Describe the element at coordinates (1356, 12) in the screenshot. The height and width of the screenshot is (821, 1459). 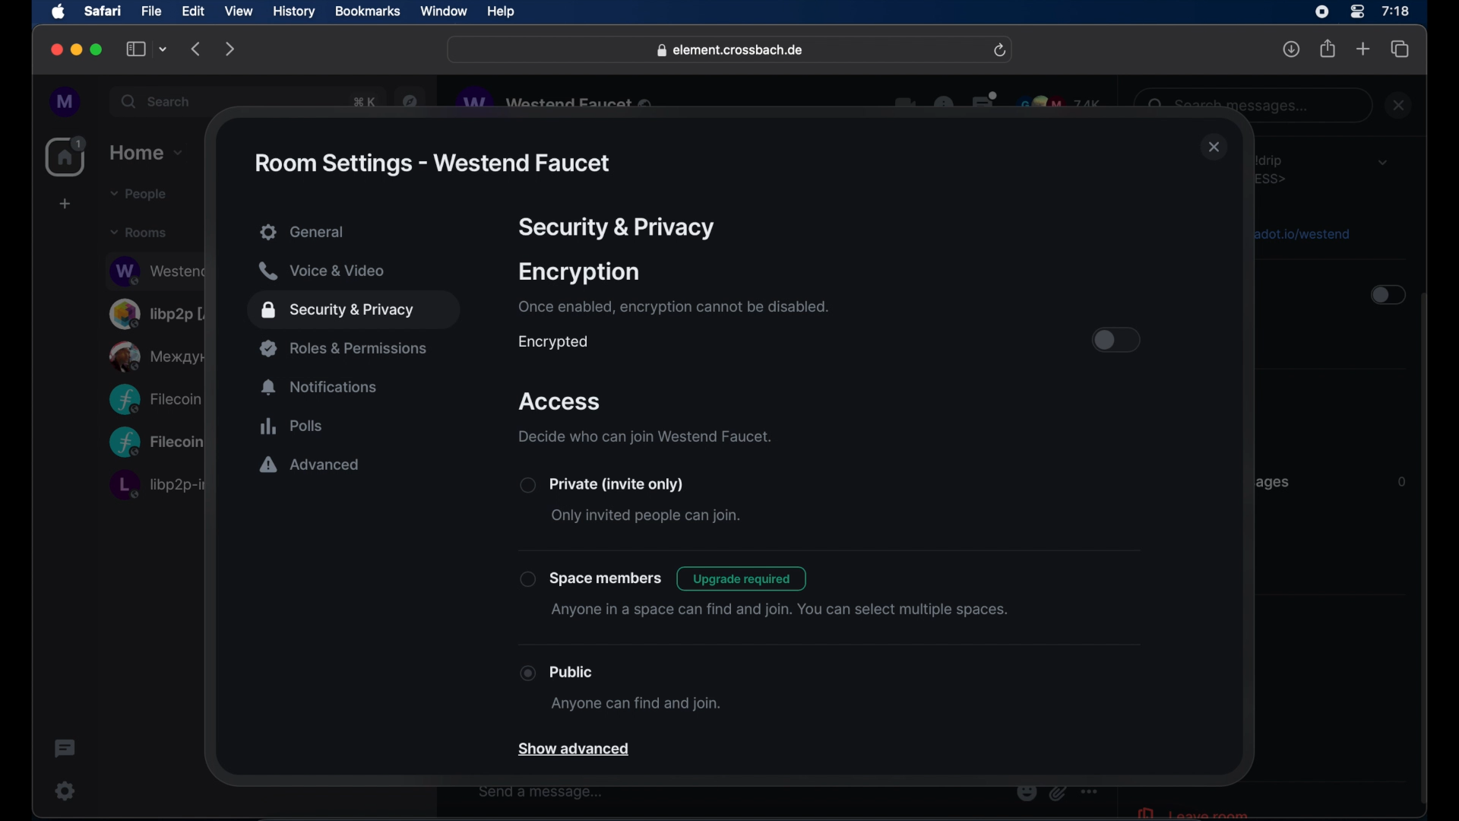
I see `control center` at that location.